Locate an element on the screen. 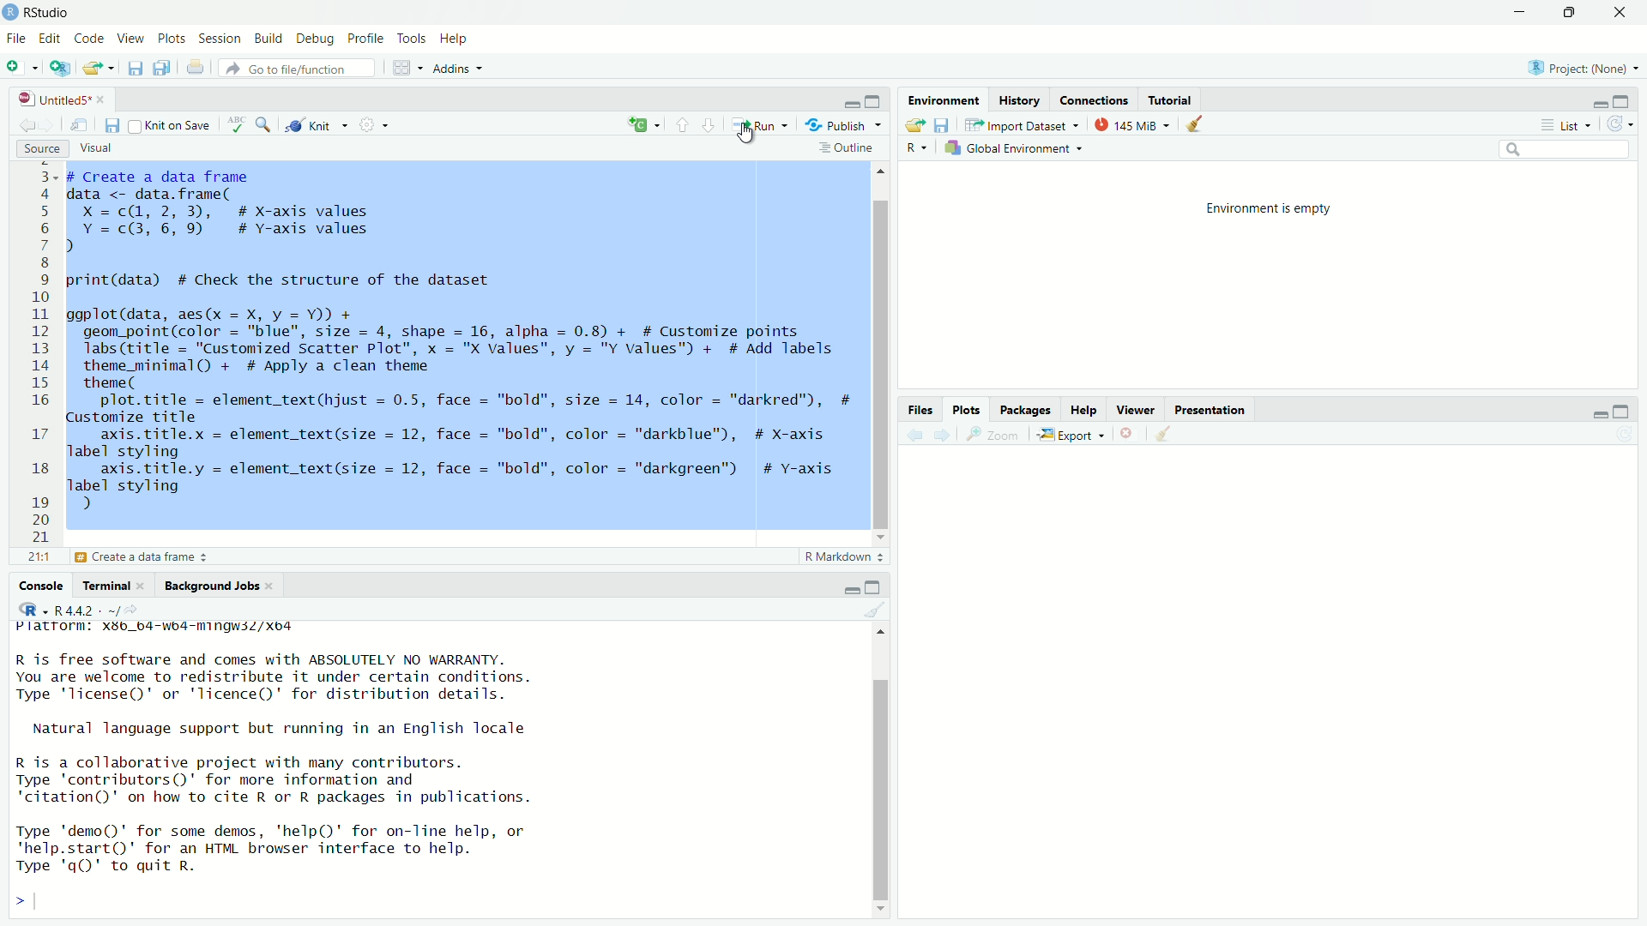  Visual is located at coordinates (93, 149).